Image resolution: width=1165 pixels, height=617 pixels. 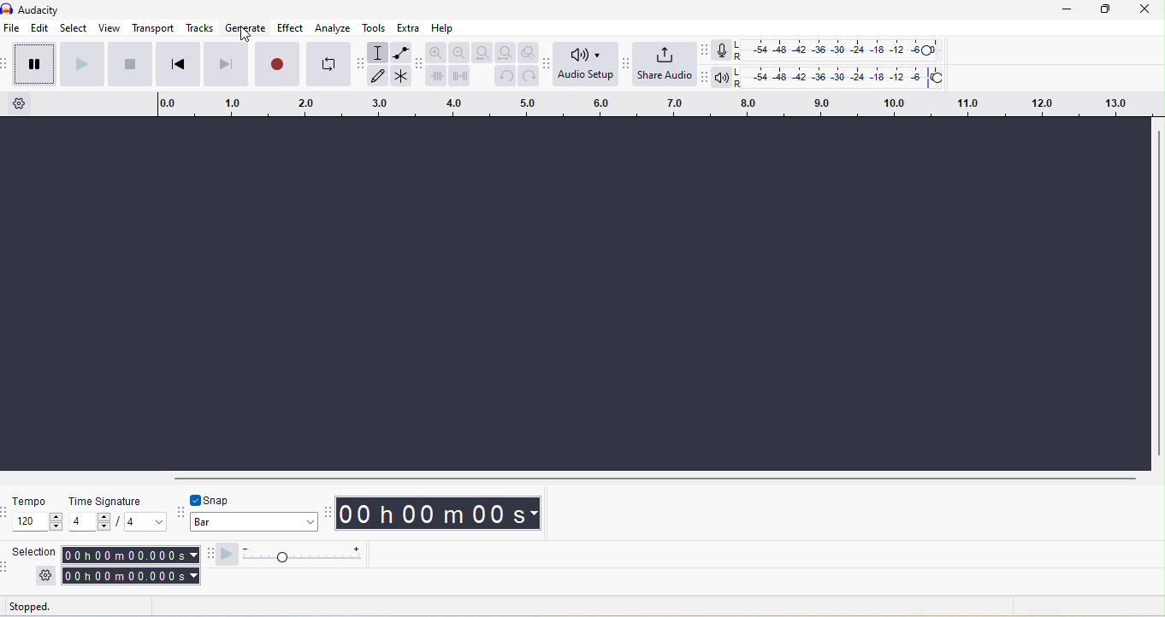 I want to click on view, so click(x=108, y=27).